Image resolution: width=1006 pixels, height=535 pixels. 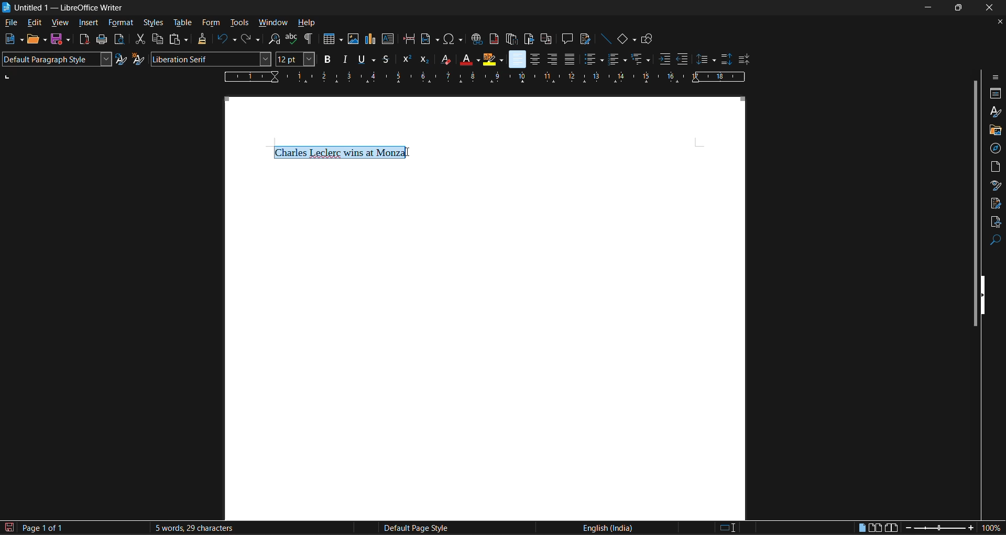 What do you see at coordinates (65, 7) in the screenshot?
I see `app and document name` at bounding box center [65, 7].